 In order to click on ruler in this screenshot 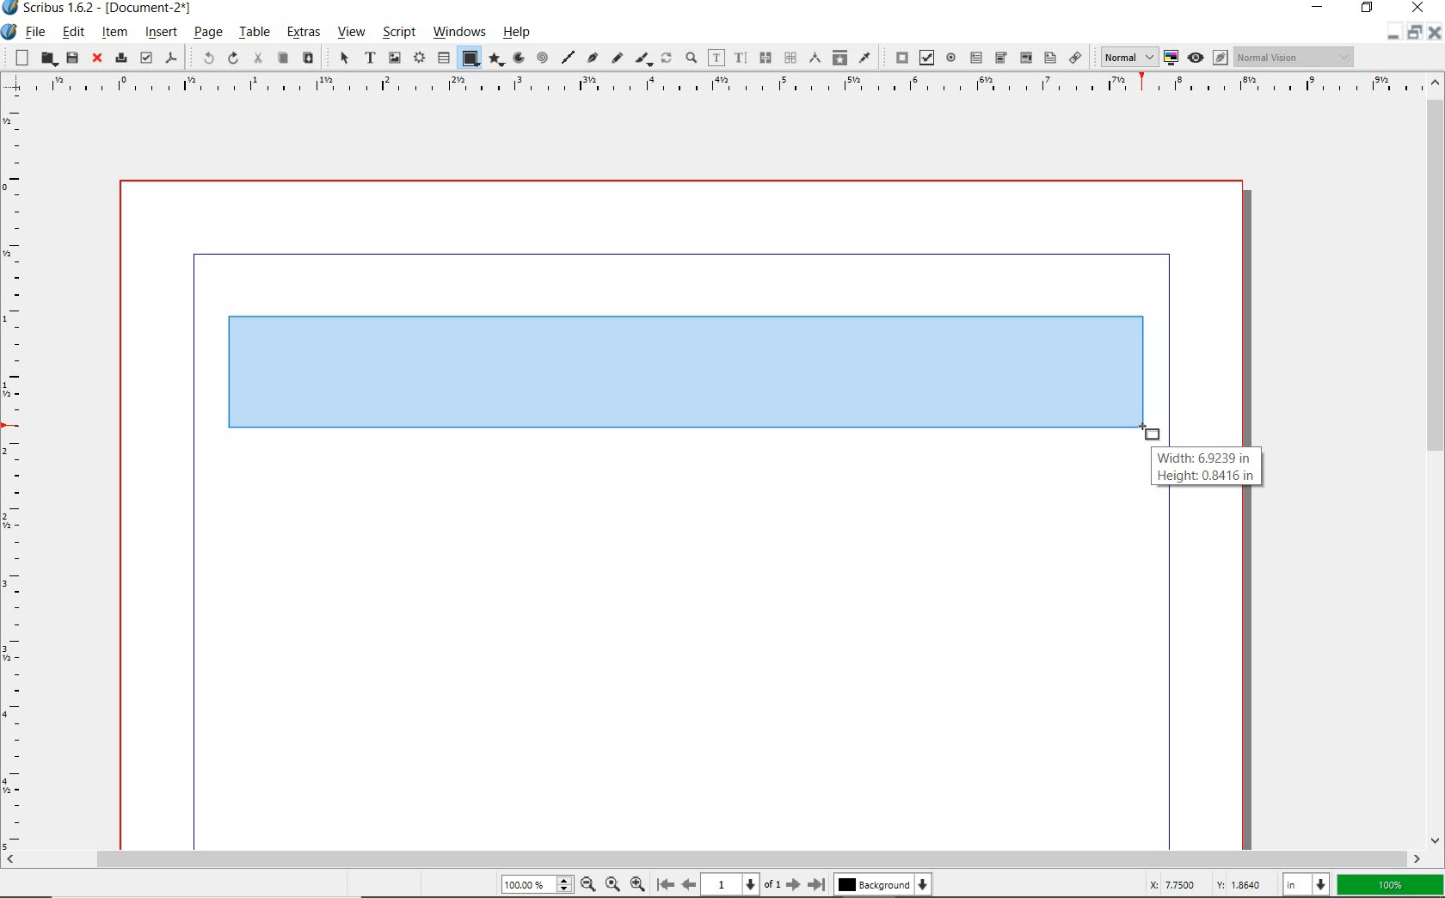, I will do `click(716, 87)`.